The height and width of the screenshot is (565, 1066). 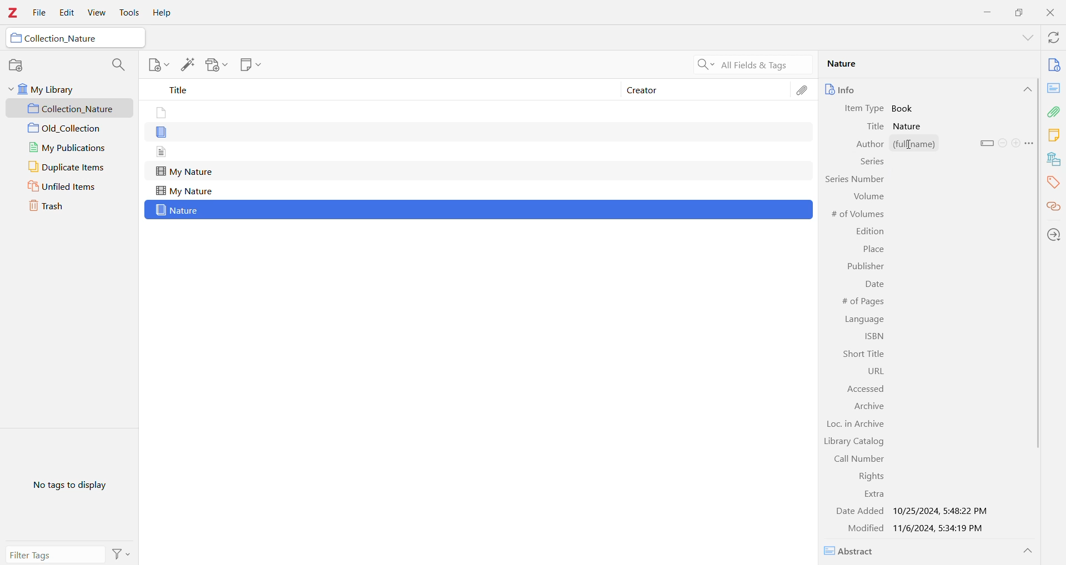 What do you see at coordinates (870, 231) in the screenshot?
I see `Edition` at bounding box center [870, 231].